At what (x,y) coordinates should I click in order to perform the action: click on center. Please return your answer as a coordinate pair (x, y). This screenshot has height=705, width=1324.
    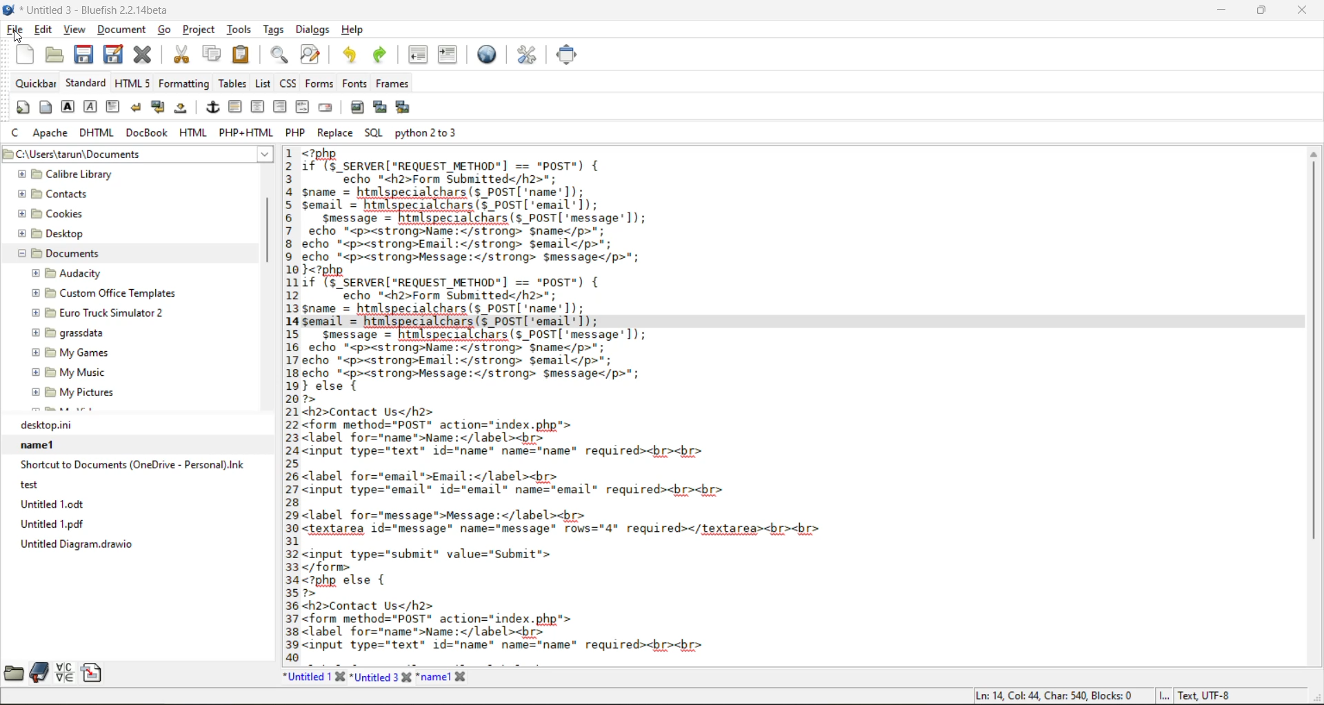
    Looking at the image, I should click on (259, 107).